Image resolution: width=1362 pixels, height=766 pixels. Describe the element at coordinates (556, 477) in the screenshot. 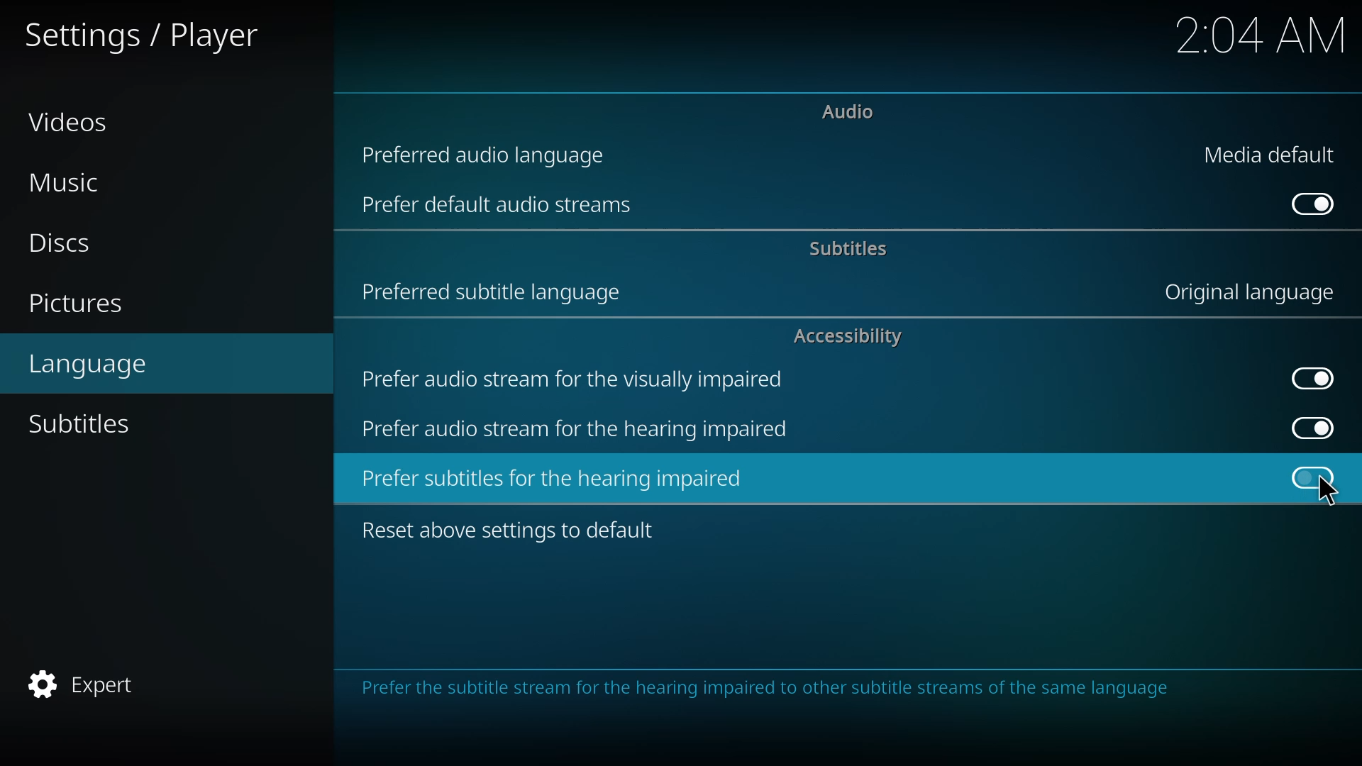

I see `prefer subtitles for hearing impaired` at that location.